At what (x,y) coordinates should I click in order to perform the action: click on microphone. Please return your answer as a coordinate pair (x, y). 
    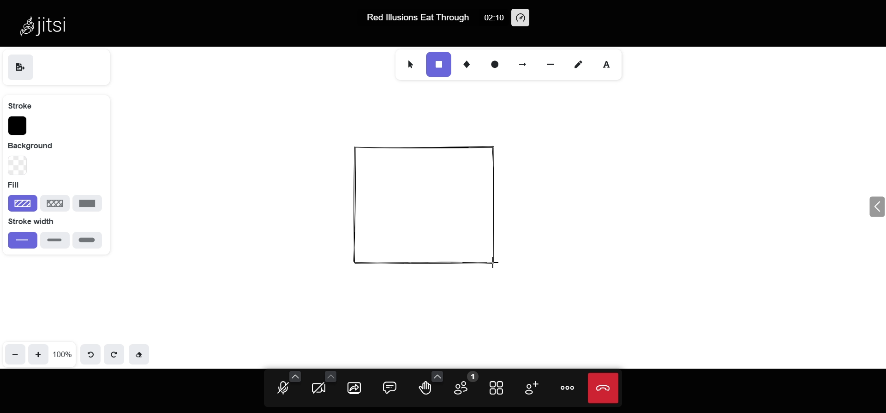
    Looking at the image, I should click on (283, 389).